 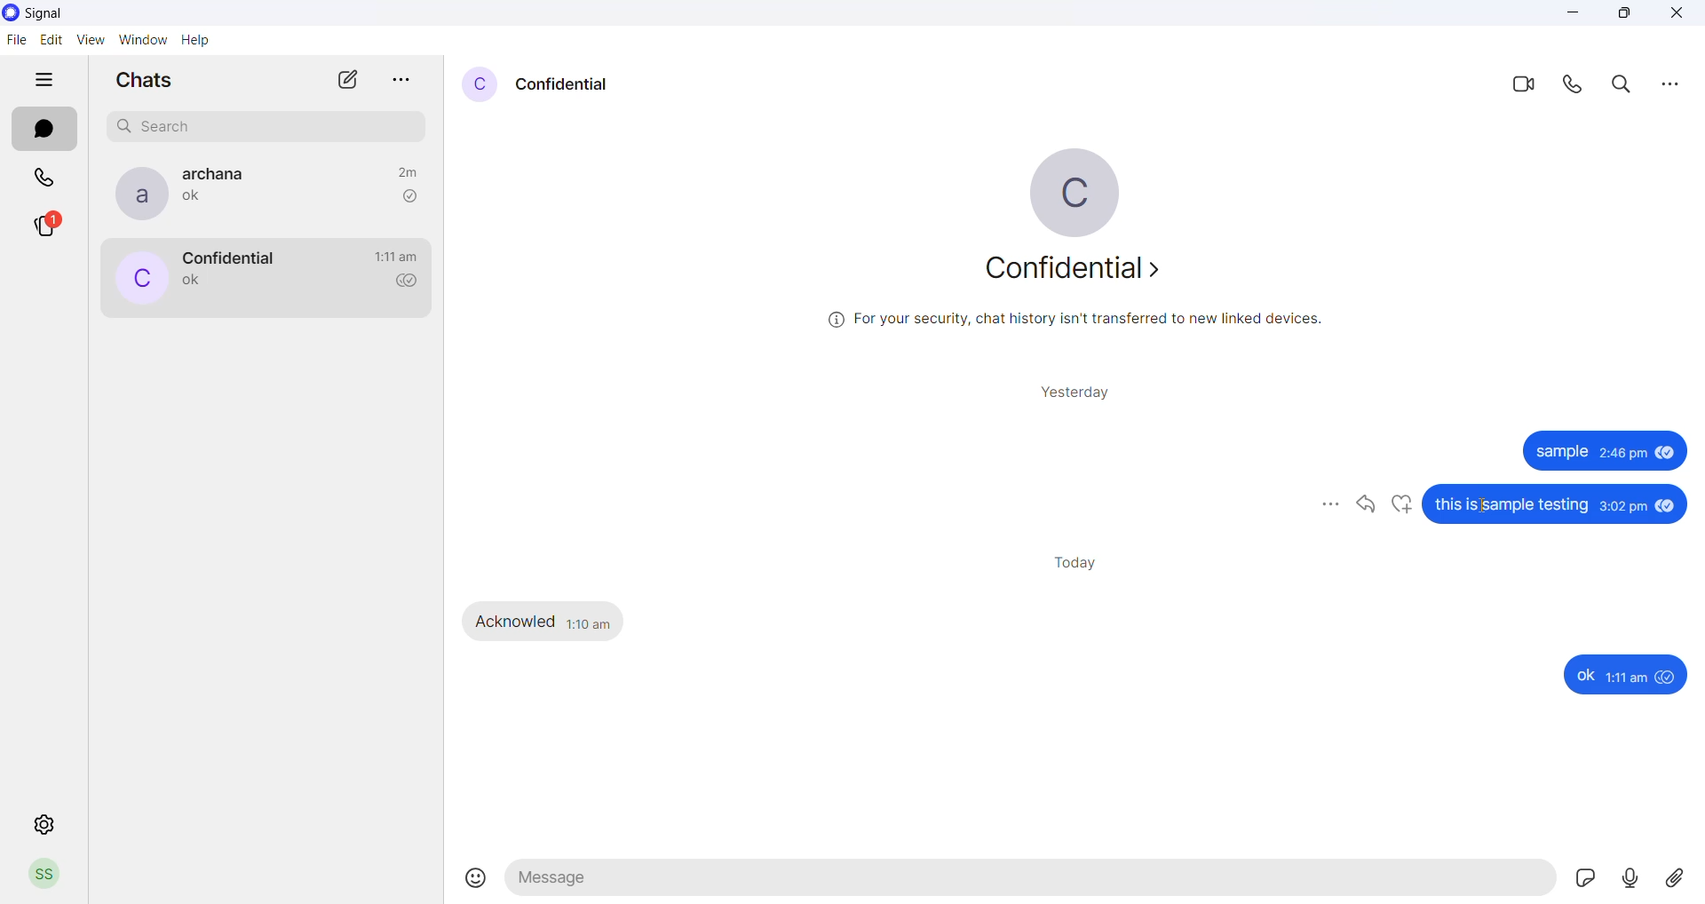 I want to click on window, so click(x=147, y=39).